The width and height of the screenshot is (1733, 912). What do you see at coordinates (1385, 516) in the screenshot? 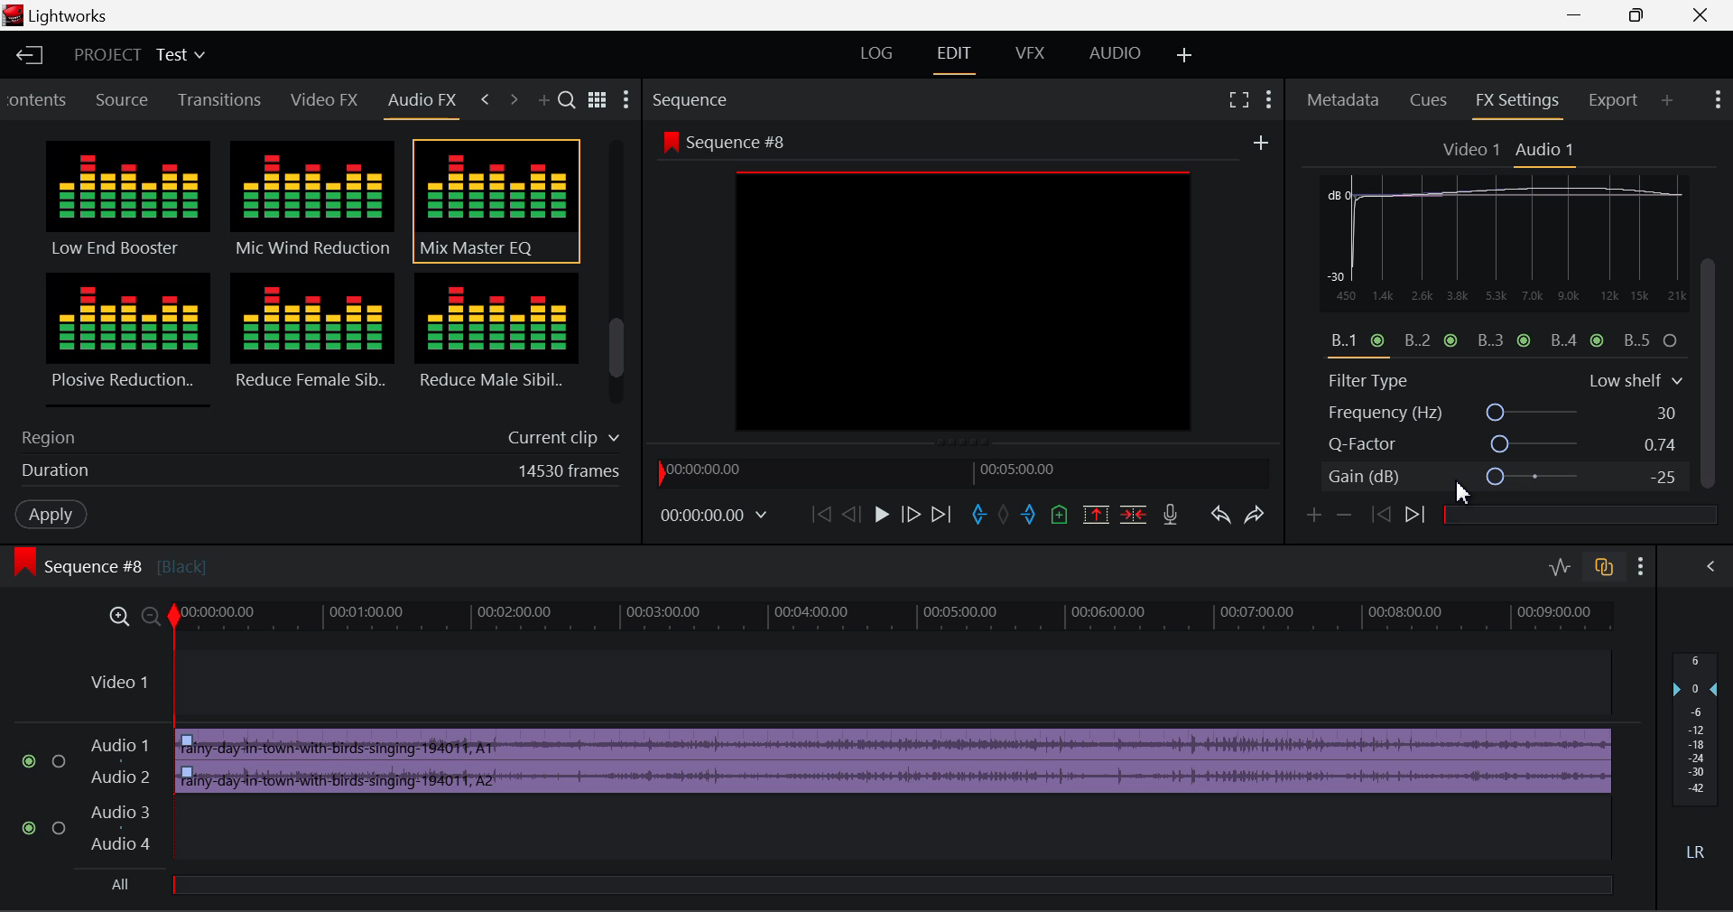
I see `Previous keyframe` at bounding box center [1385, 516].